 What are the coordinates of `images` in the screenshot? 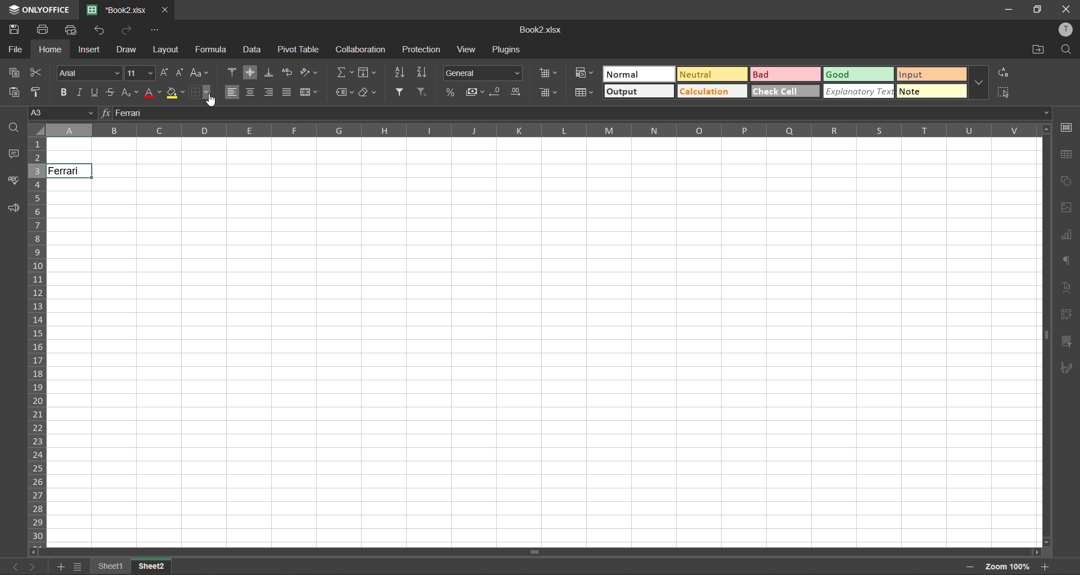 It's located at (1066, 209).